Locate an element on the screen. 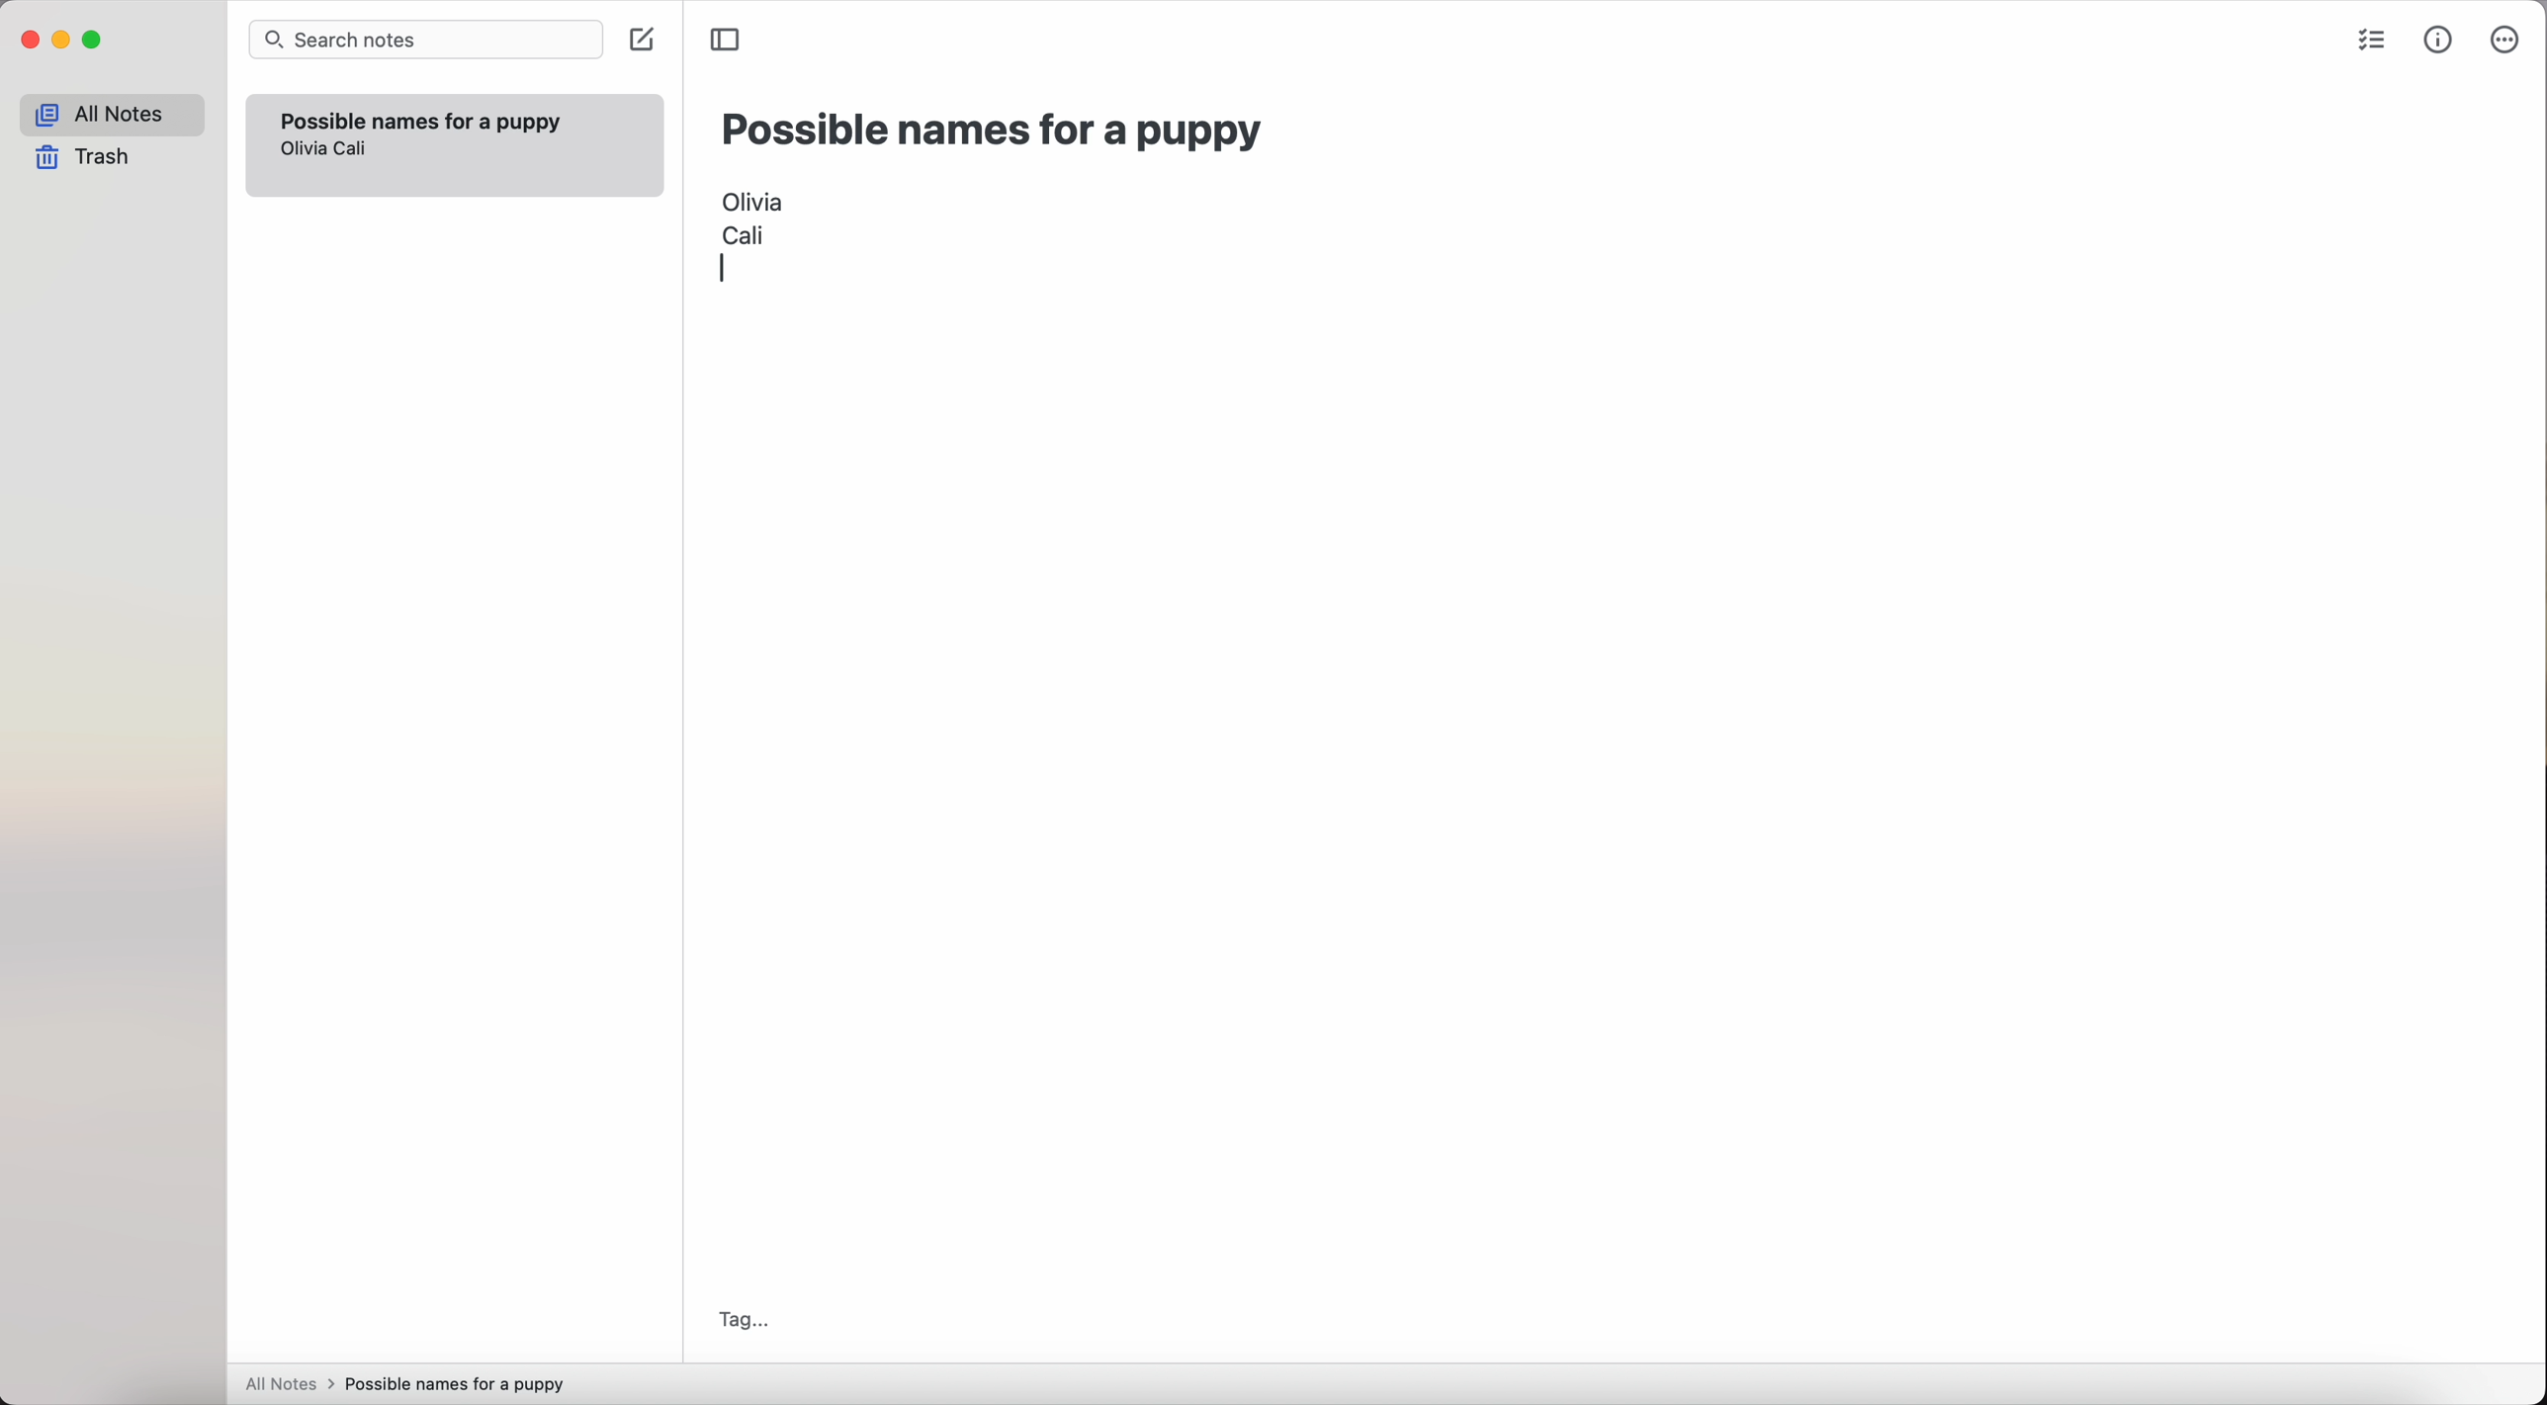  Cali is located at coordinates (744, 233).